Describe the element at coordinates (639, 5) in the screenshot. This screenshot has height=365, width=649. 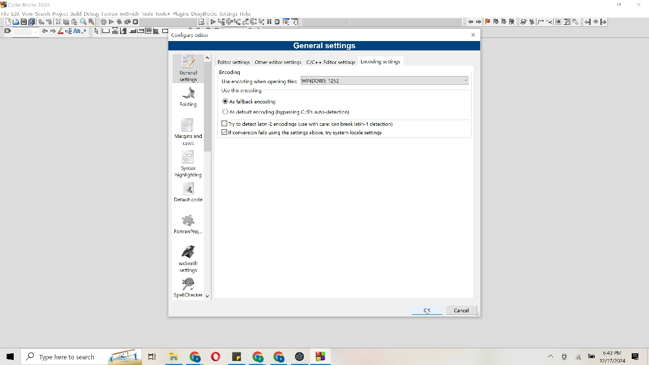
I see `Close` at that location.